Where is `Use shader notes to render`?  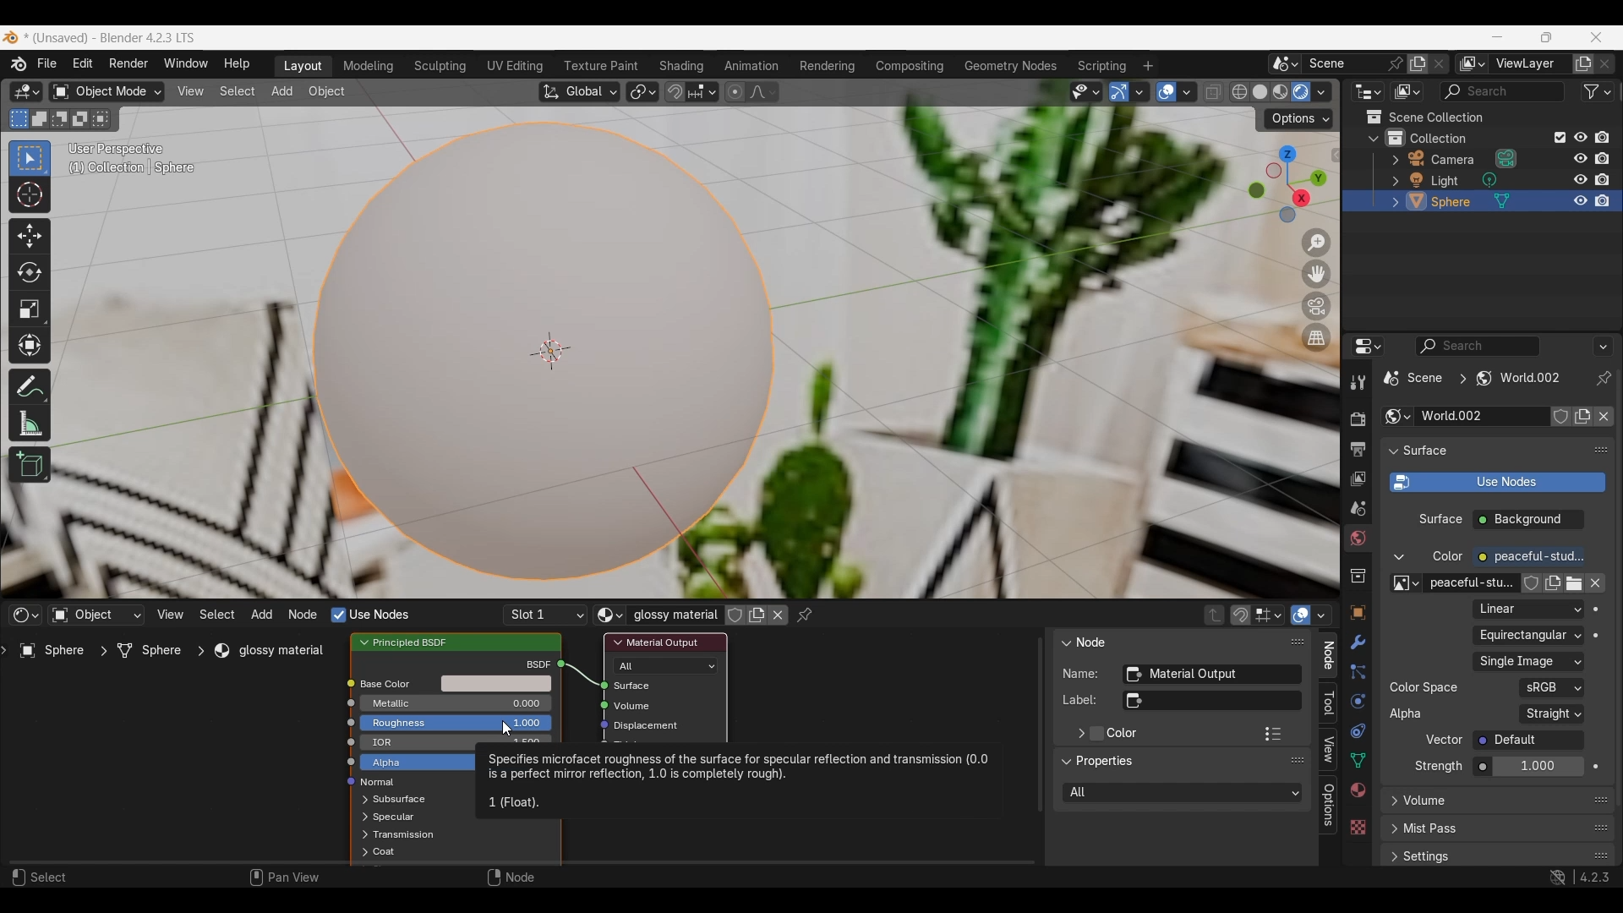
Use shader notes to render is located at coordinates (1497, 483).